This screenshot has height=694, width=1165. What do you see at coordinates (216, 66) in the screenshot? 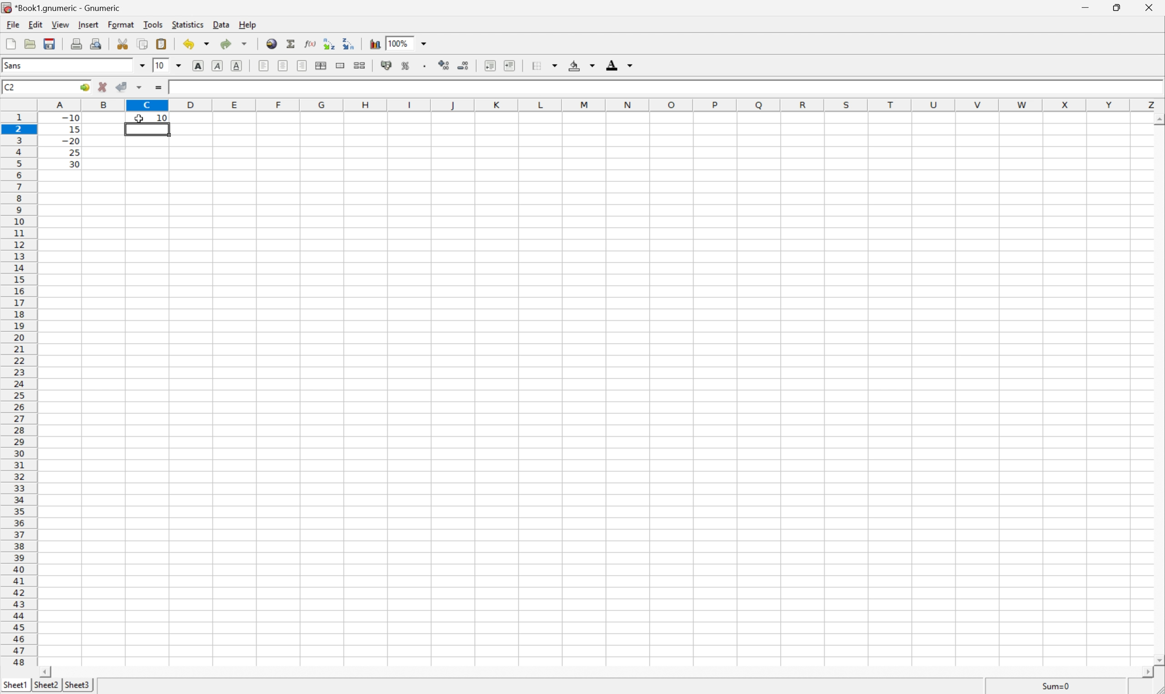
I see `Underline ` at bounding box center [216, 66].